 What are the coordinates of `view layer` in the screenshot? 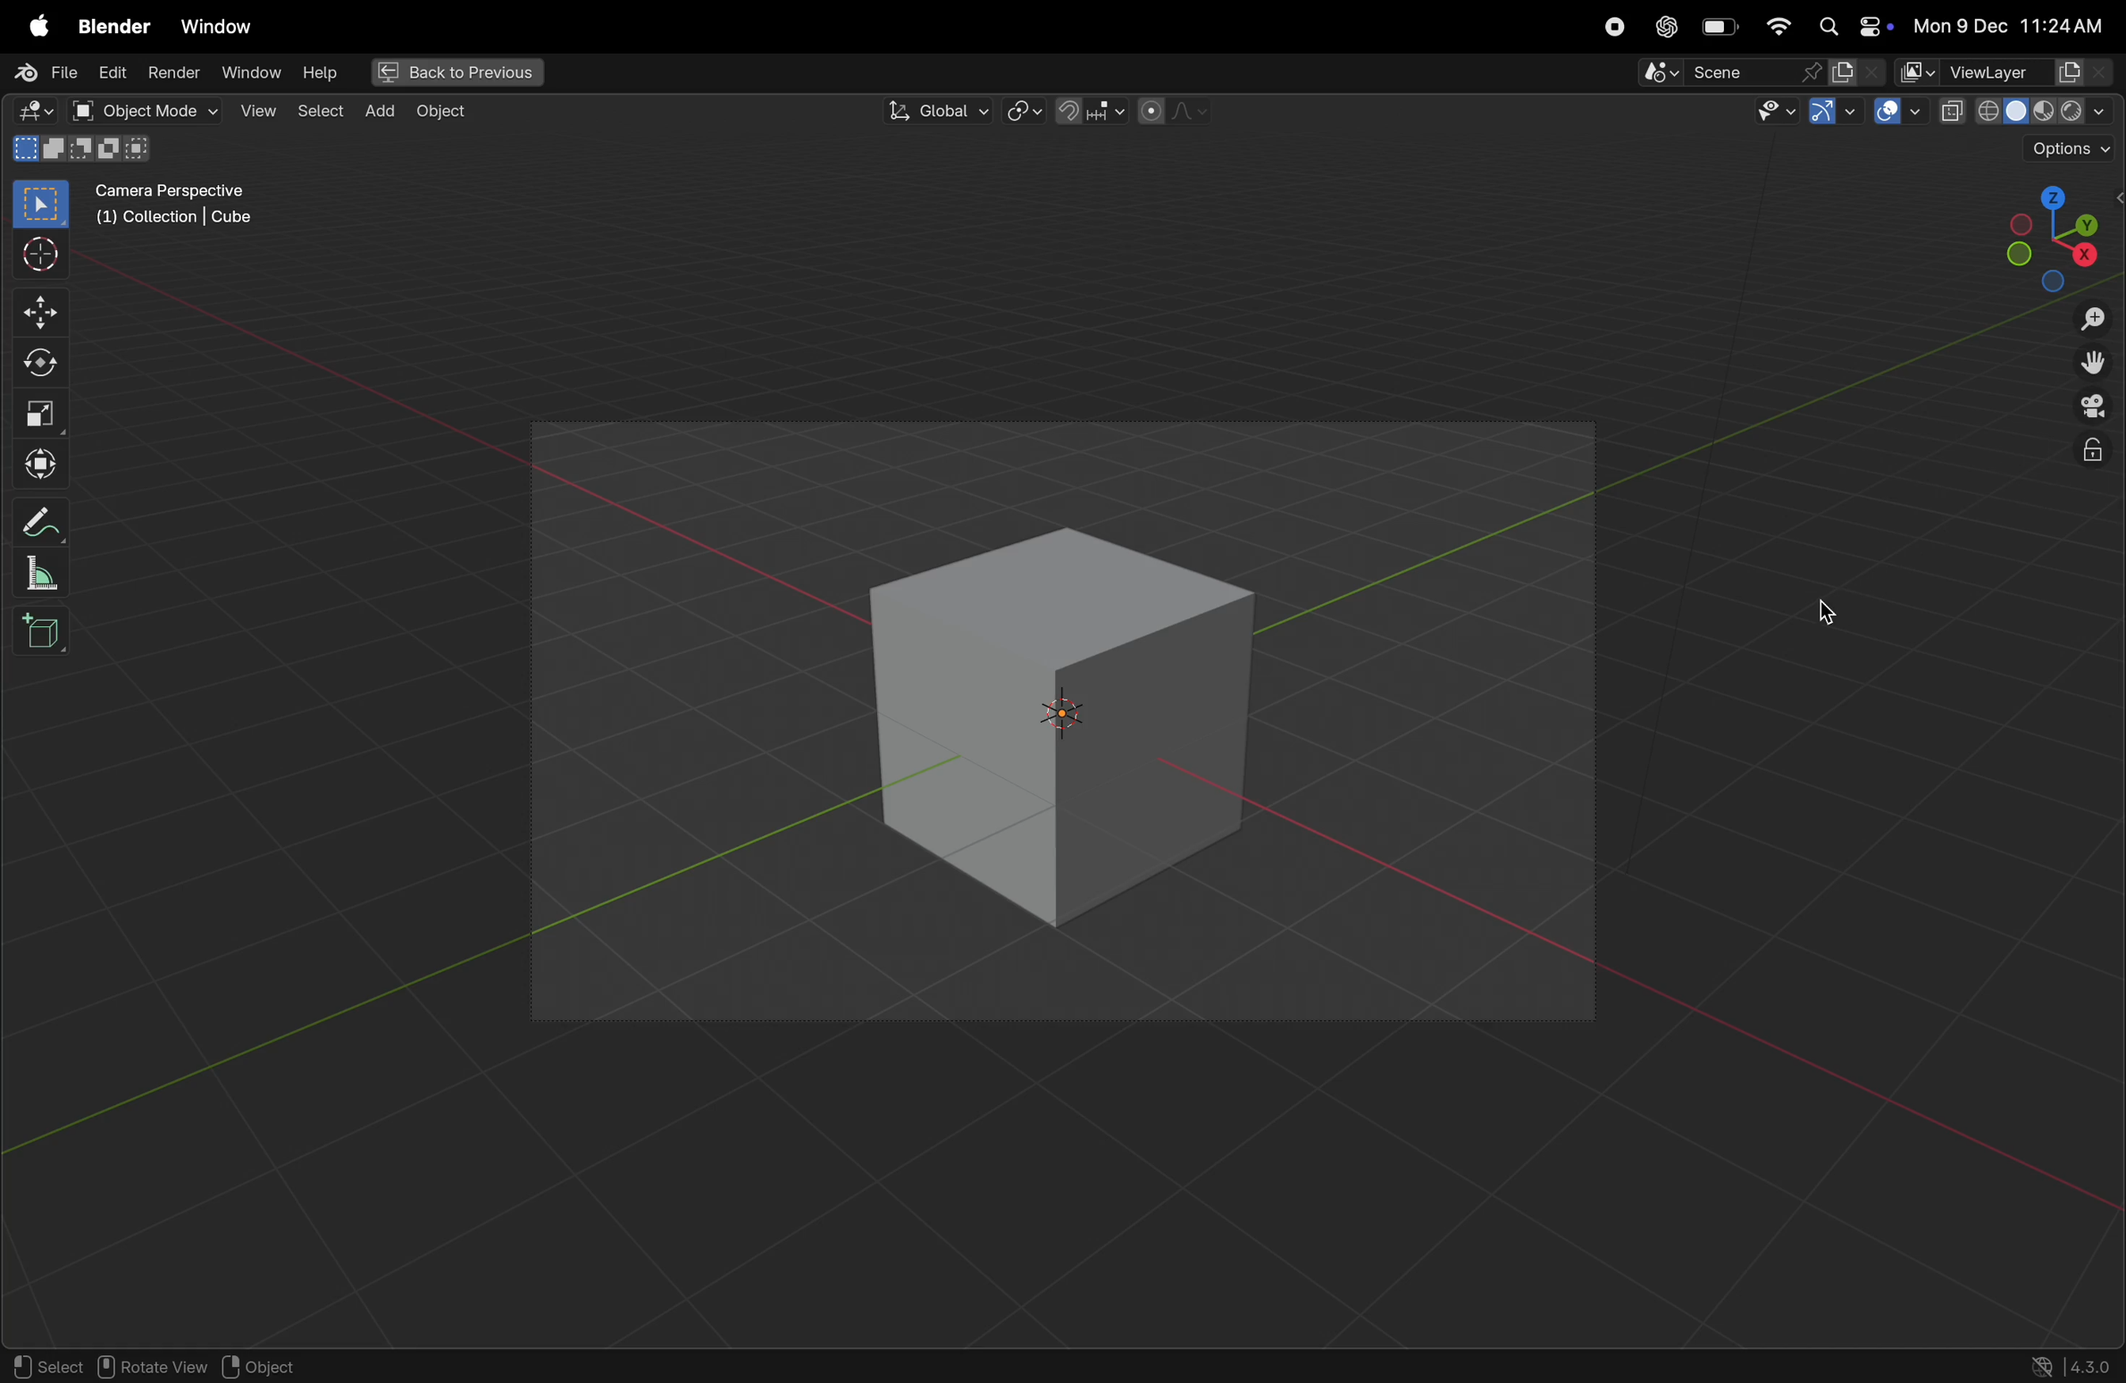 It's located at (2008, 71).